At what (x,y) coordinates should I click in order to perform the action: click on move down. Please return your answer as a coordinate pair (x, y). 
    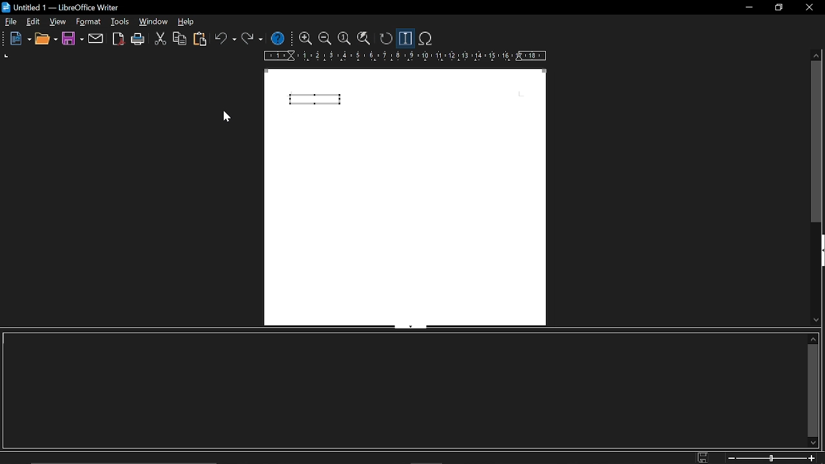
    Looking at the image, I should click on (813, 442).